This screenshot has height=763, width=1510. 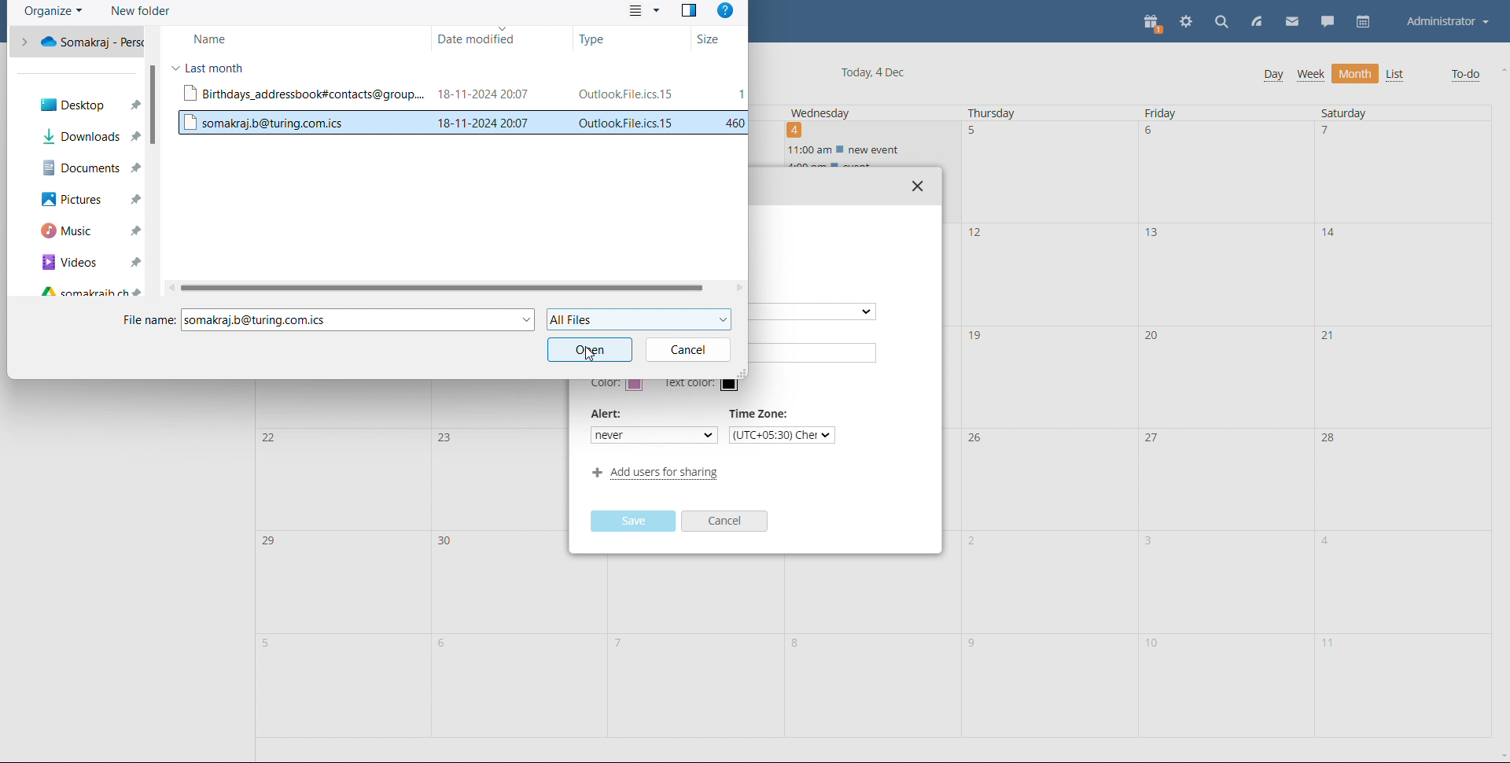 I want to click on pictures, so click(x=88, y=200).